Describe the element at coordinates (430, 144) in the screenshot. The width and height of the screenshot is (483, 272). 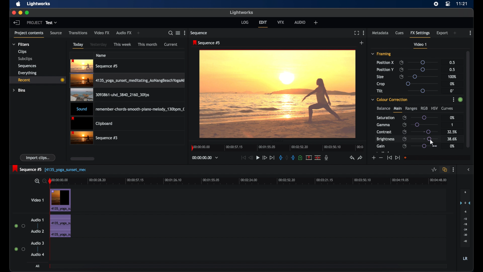
I see `cursor` at that location.